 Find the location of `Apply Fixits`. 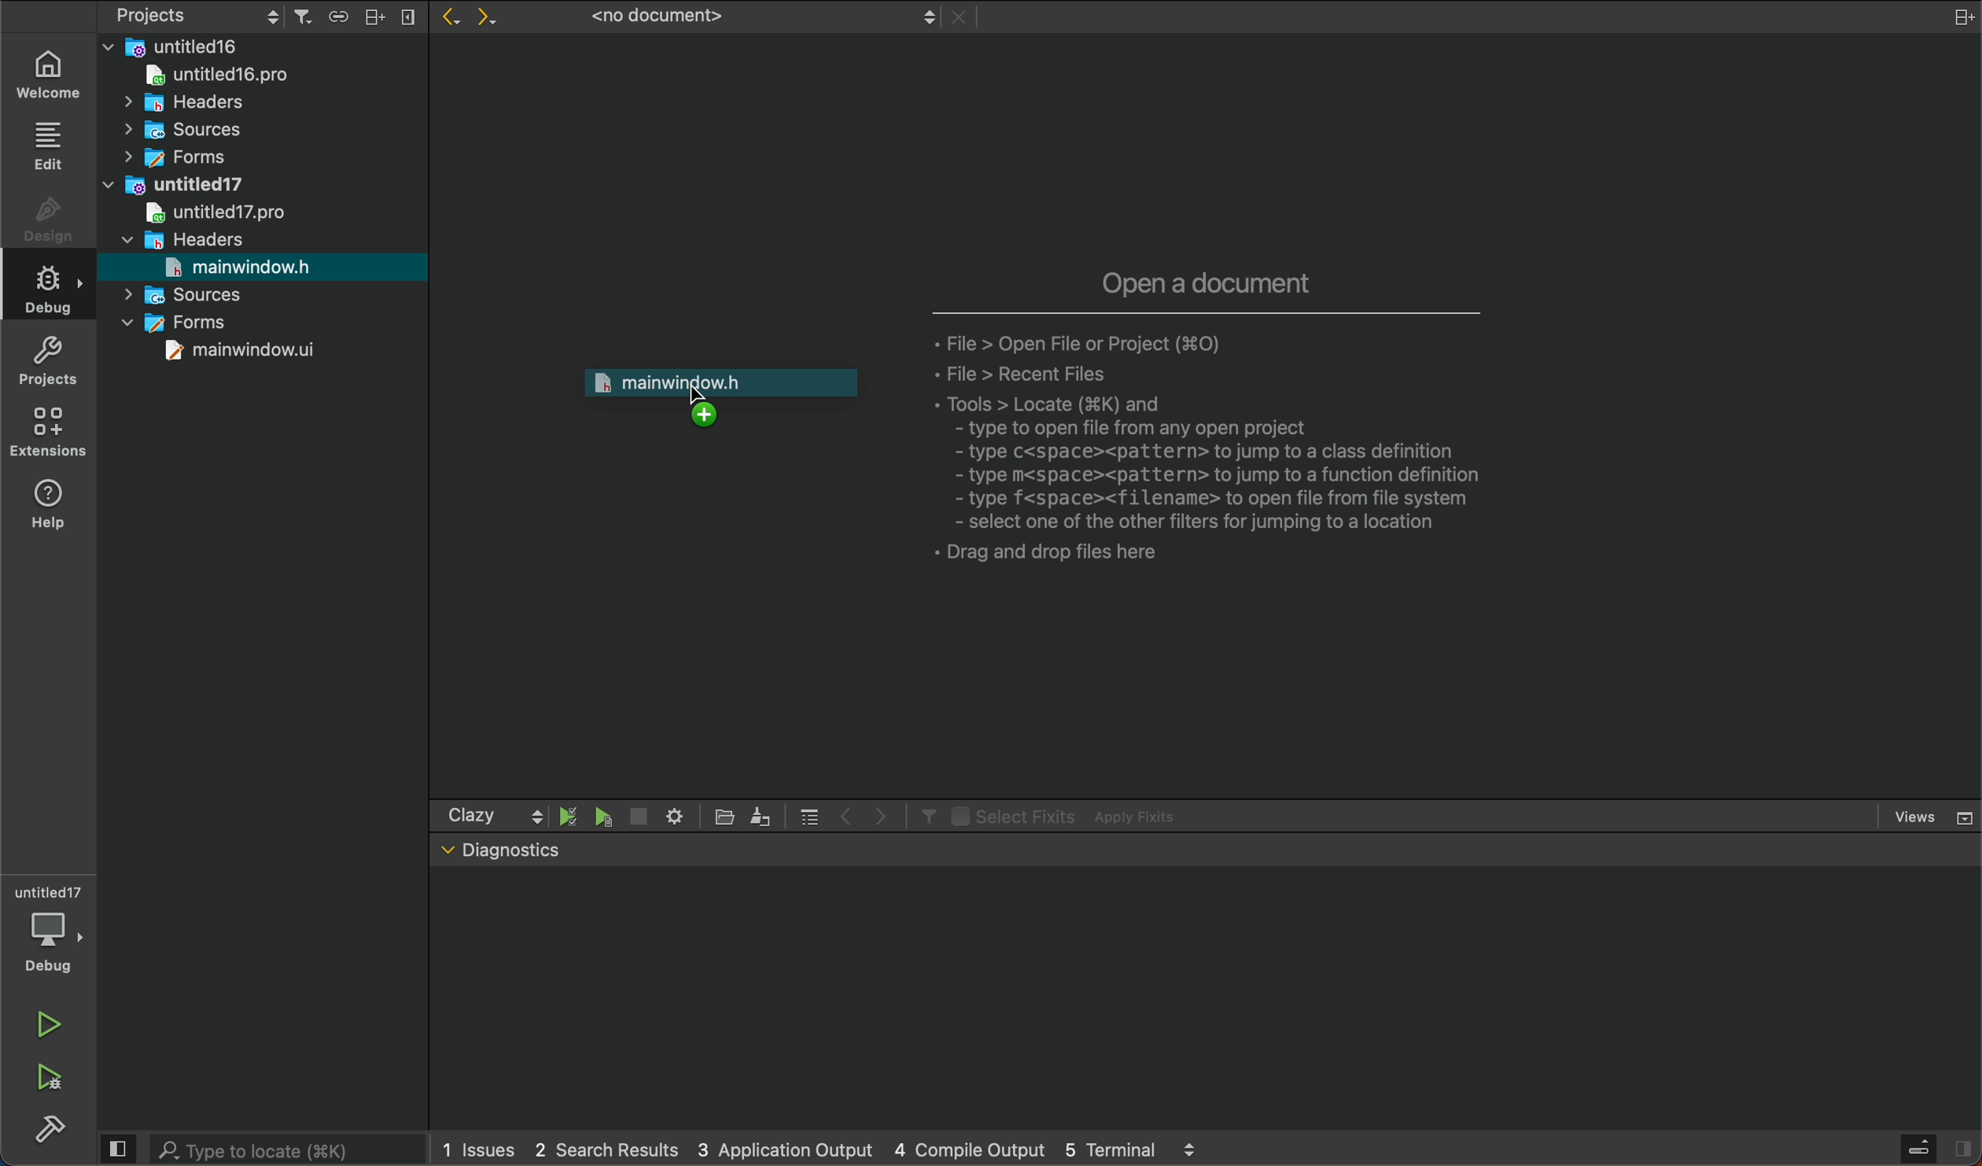

Apply Fixits is located at coordinates (1140, 817).